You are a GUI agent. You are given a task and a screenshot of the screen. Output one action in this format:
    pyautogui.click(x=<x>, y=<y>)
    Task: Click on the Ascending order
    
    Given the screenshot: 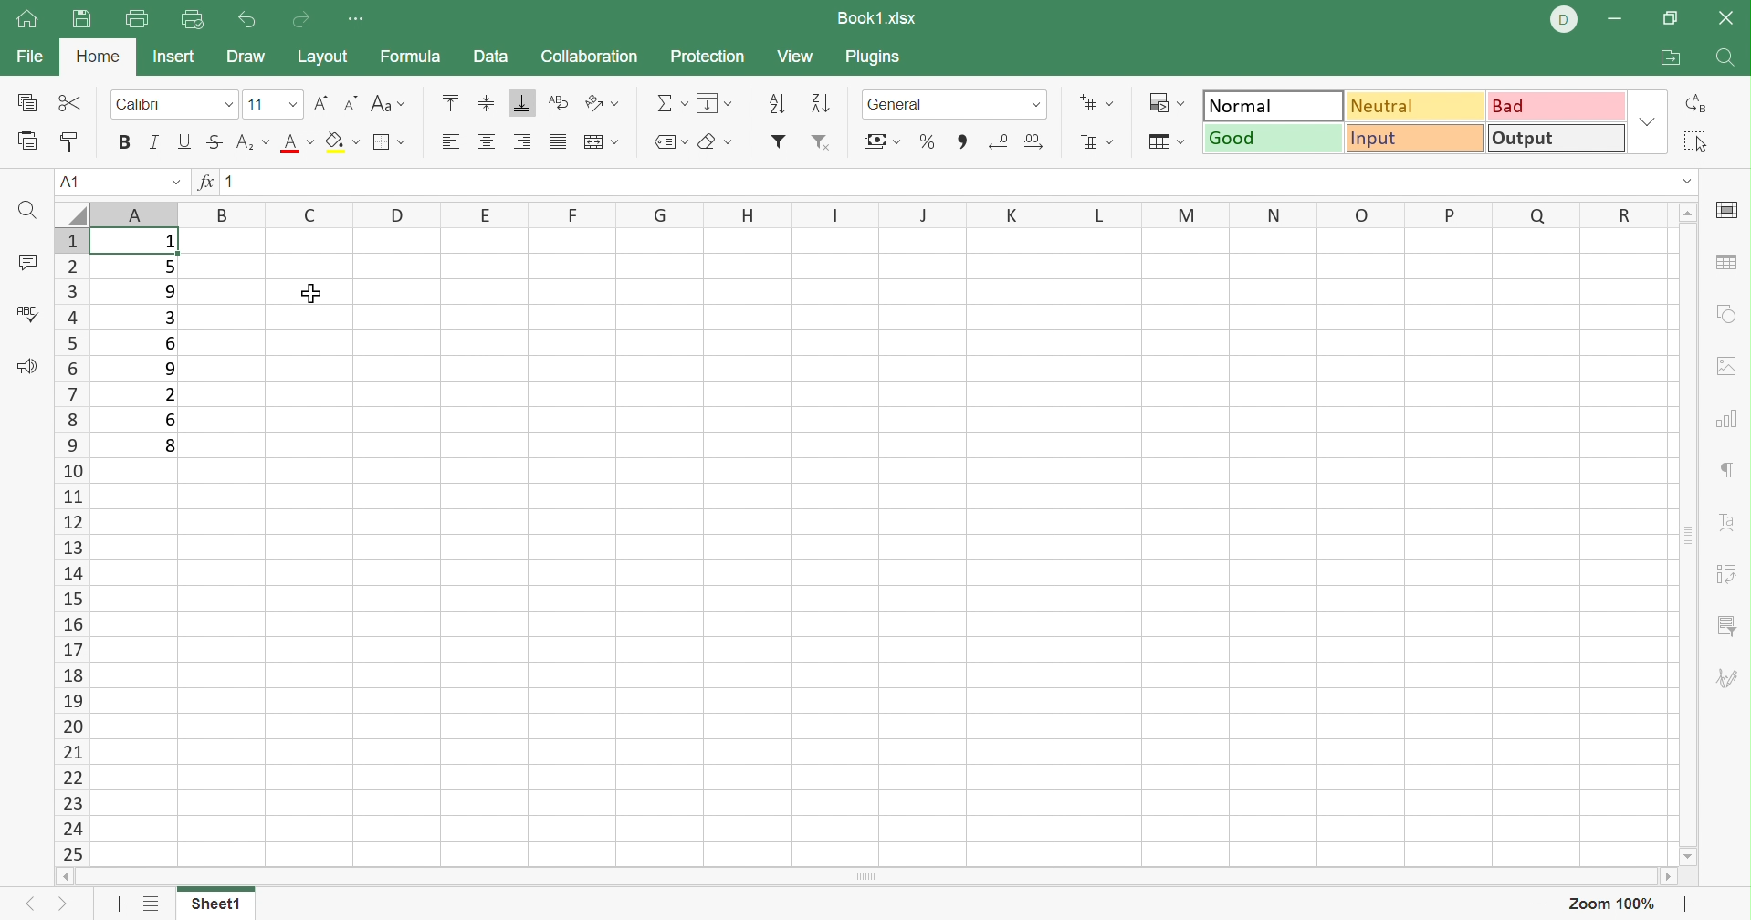 What is the action you would take?
    pyautogui.click(x=777, y=105)
    